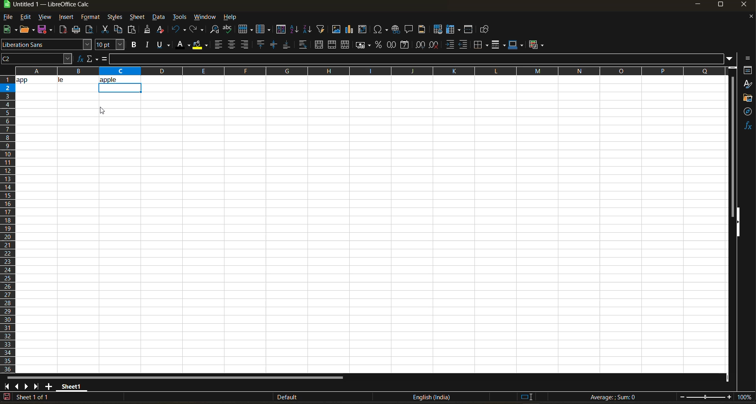 The image size is (756, 404). I want to click on formula, so click(104, 60).